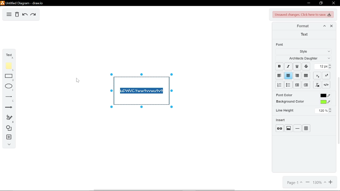  I want to click on Untitled Diagram-Draw.io, so click(23, 3).